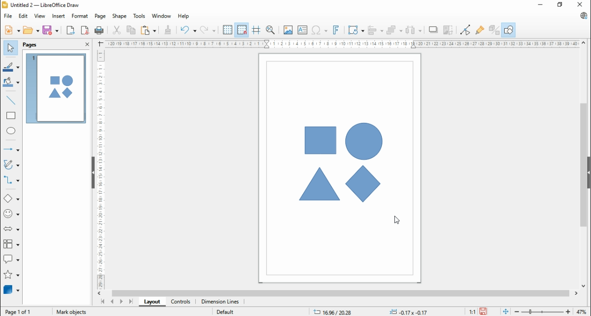 The image size is (591, 316). Describe the element at coordinates (168, 30) in the screenshot. I see `clone formattings` at that location.